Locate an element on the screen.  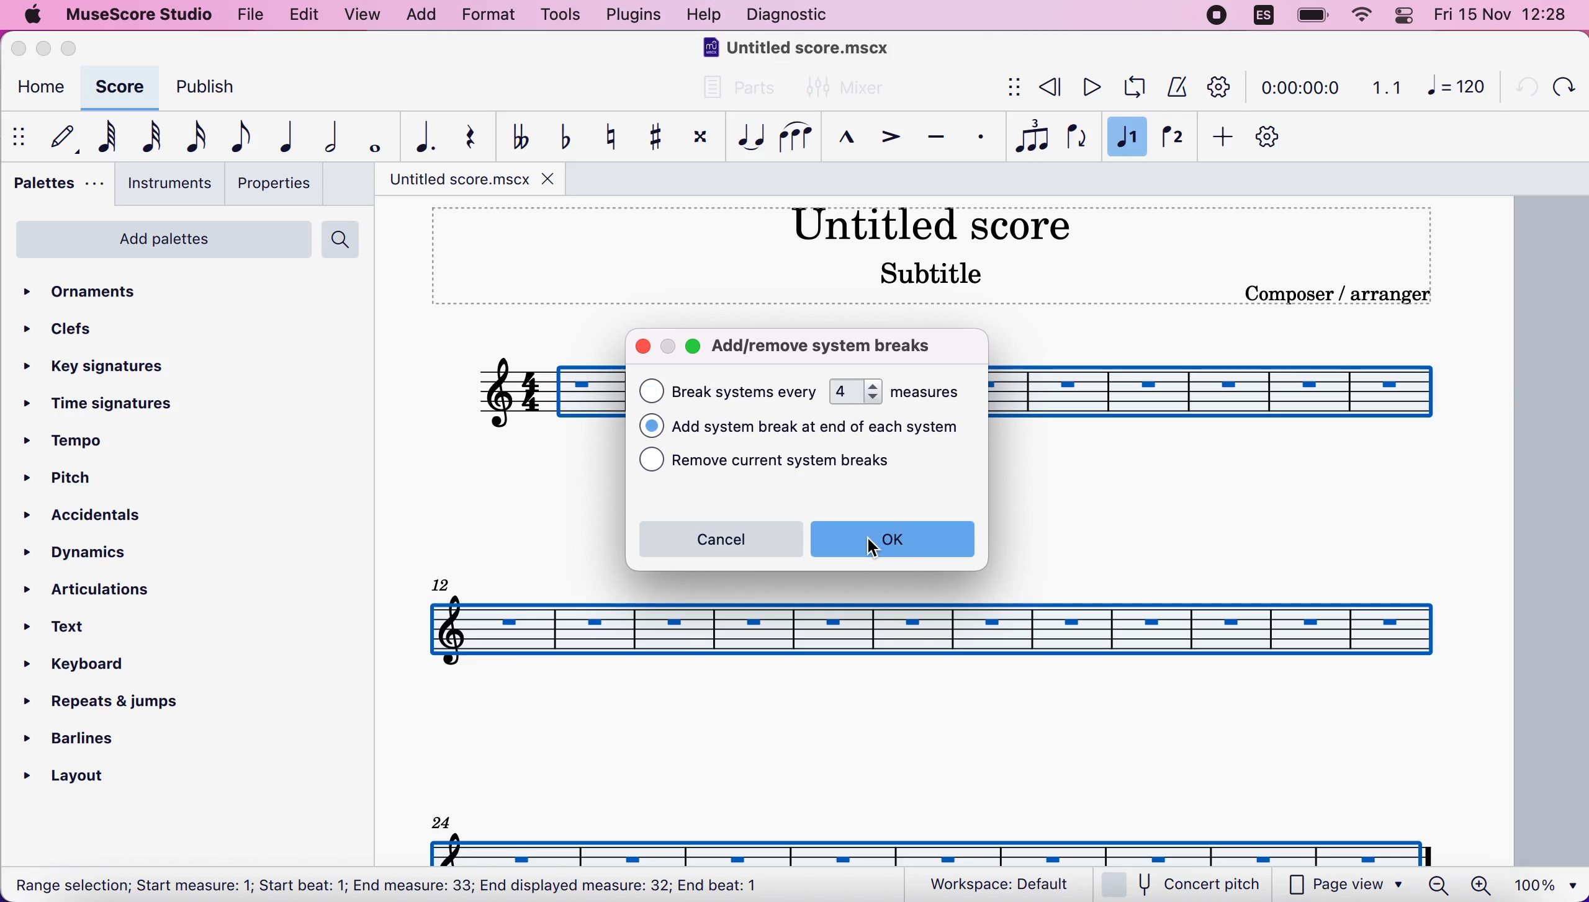
toggle double flat is located at coordinates (520, 135).